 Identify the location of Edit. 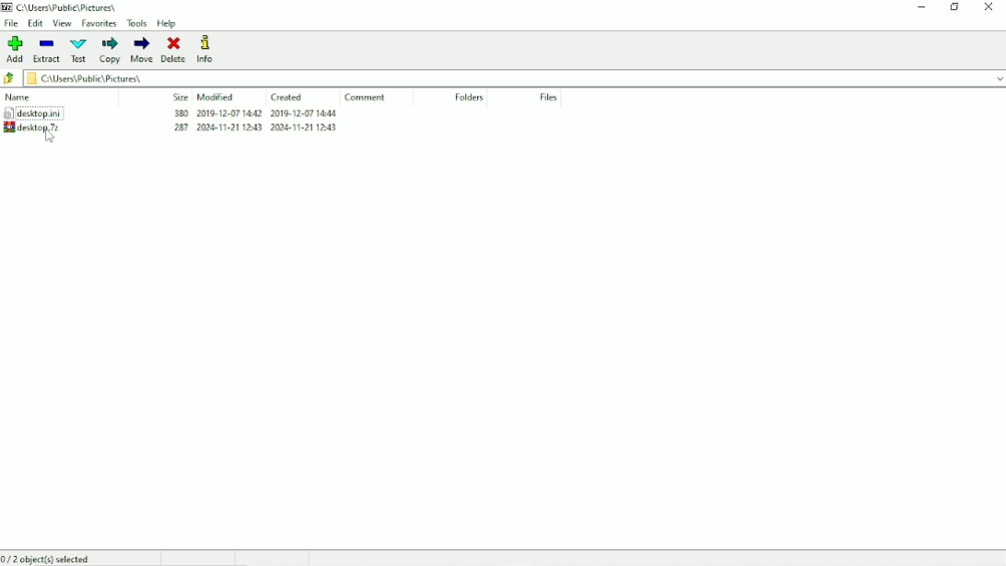
(36, 23).